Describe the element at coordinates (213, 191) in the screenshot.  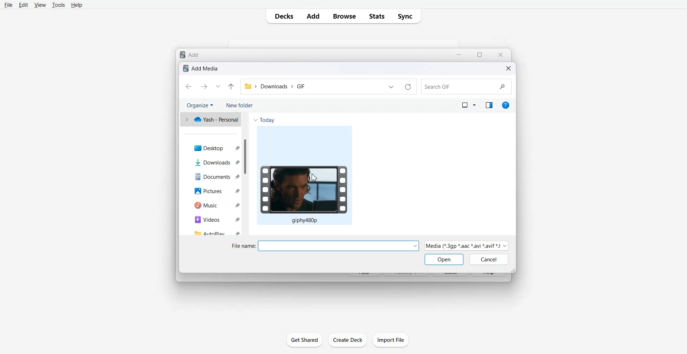
I see `Pictures` at that location.